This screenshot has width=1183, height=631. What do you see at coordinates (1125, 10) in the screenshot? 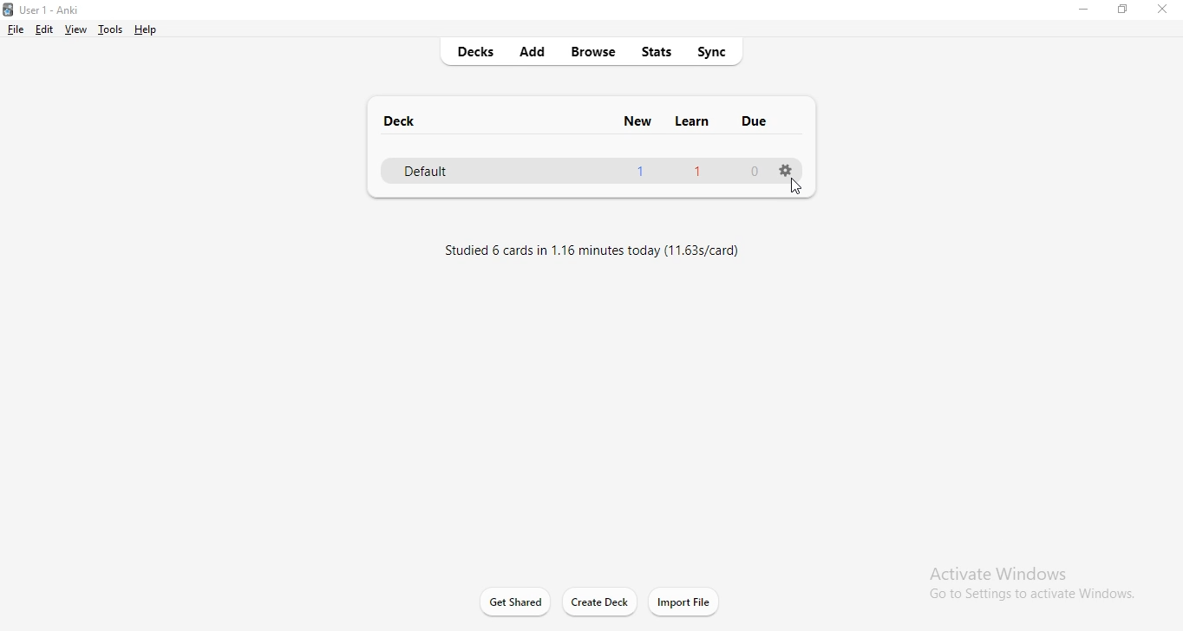
I see `restore` at bounding box center [1125, 10].